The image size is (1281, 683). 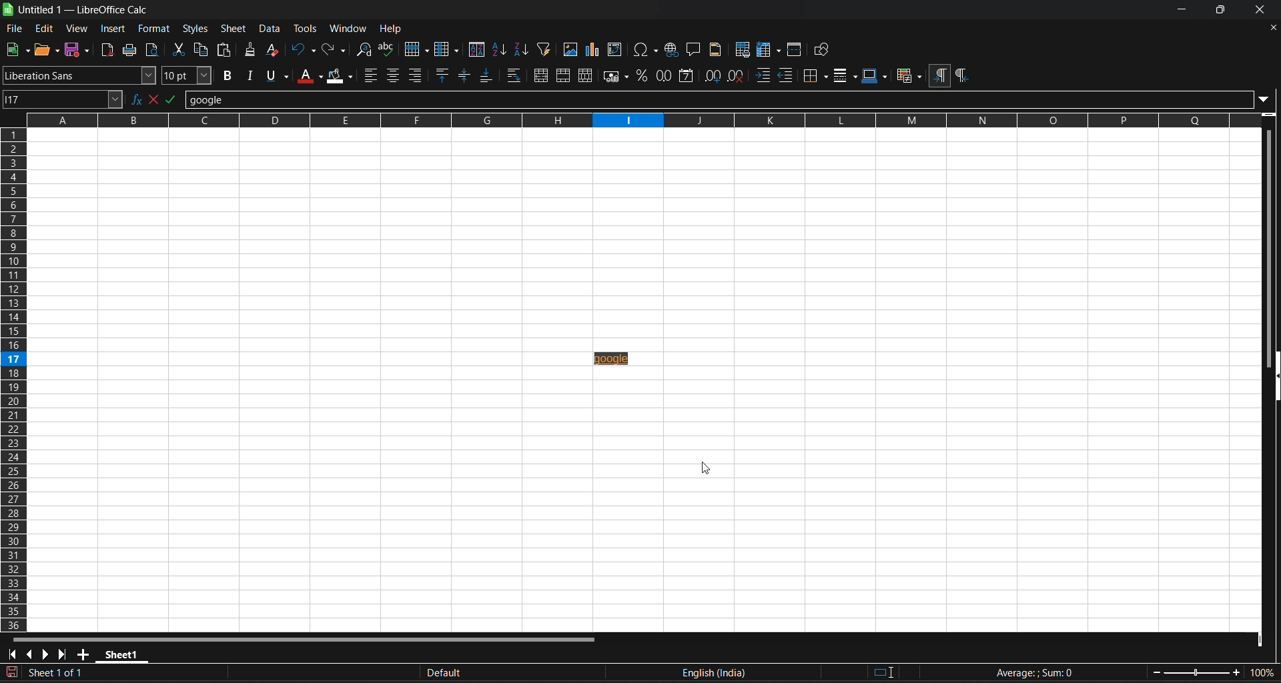 I want to click on toggle print preview, so click(x=155, y=50).